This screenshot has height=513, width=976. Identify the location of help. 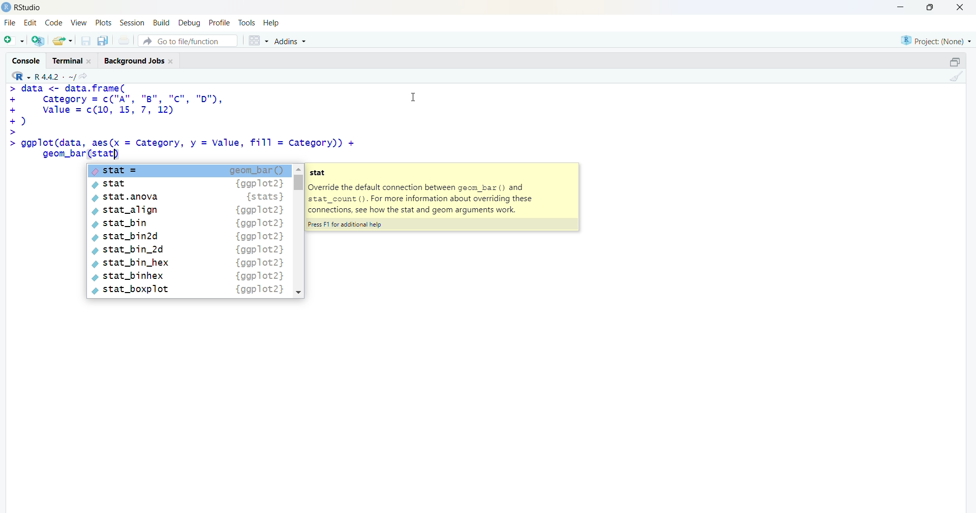
(273, 23).